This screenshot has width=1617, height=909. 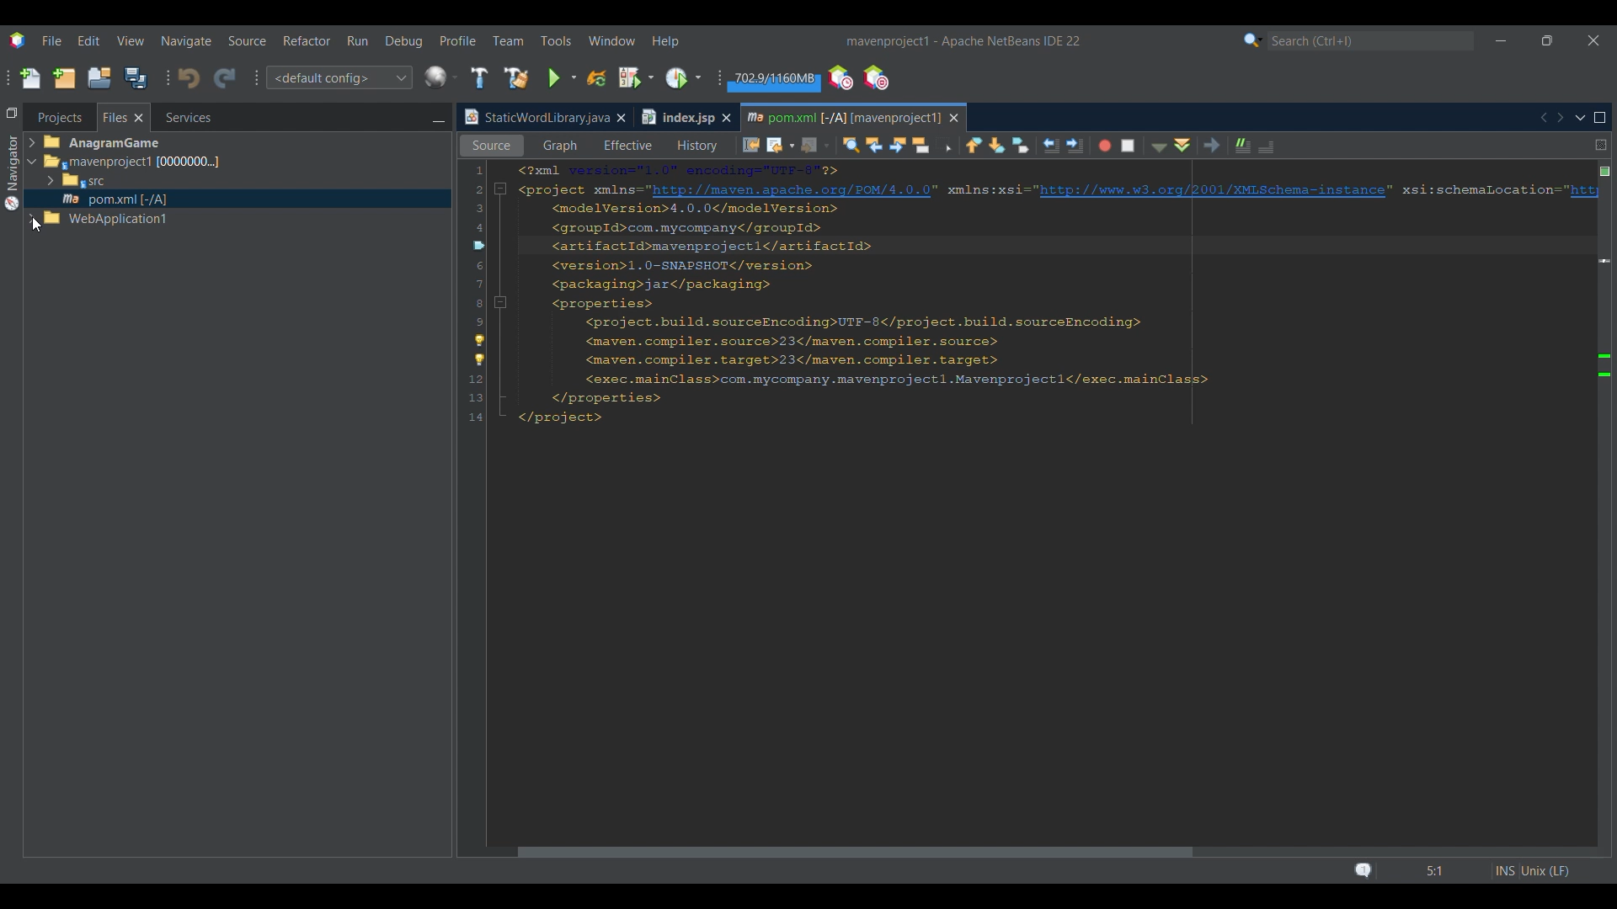 I want to click on Show in smaller tab, so click(x=1547, y=40).